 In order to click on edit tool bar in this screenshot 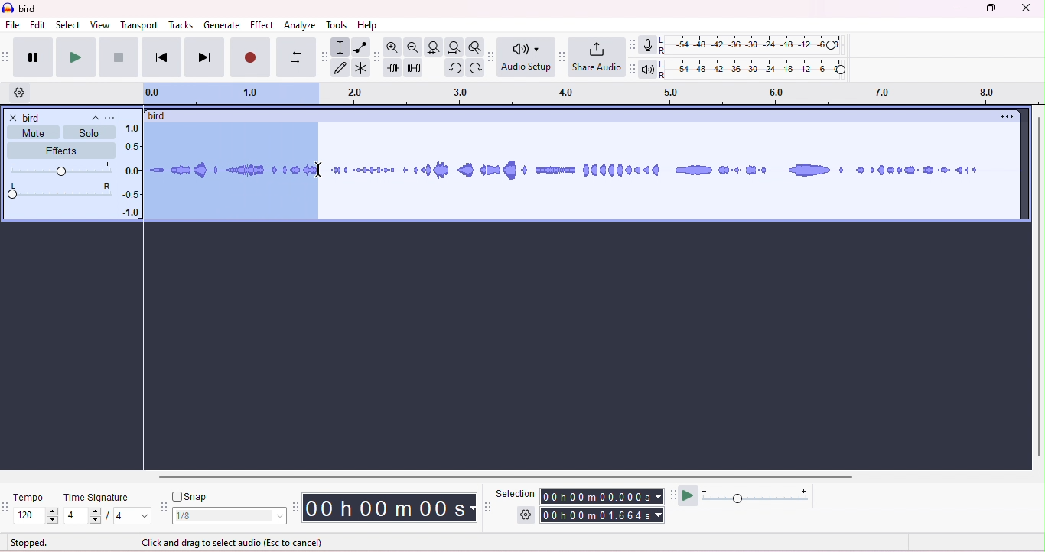, I will do `click(377, 57)`.